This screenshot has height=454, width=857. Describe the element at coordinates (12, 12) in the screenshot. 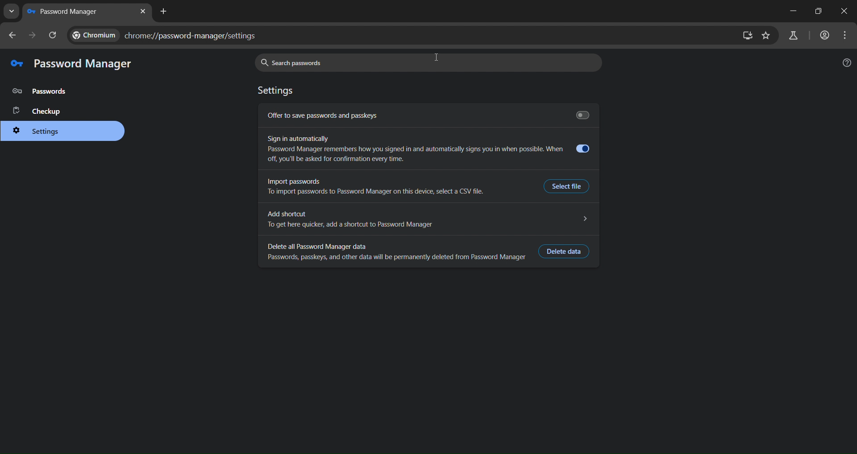

I see `search tabs` at that location.